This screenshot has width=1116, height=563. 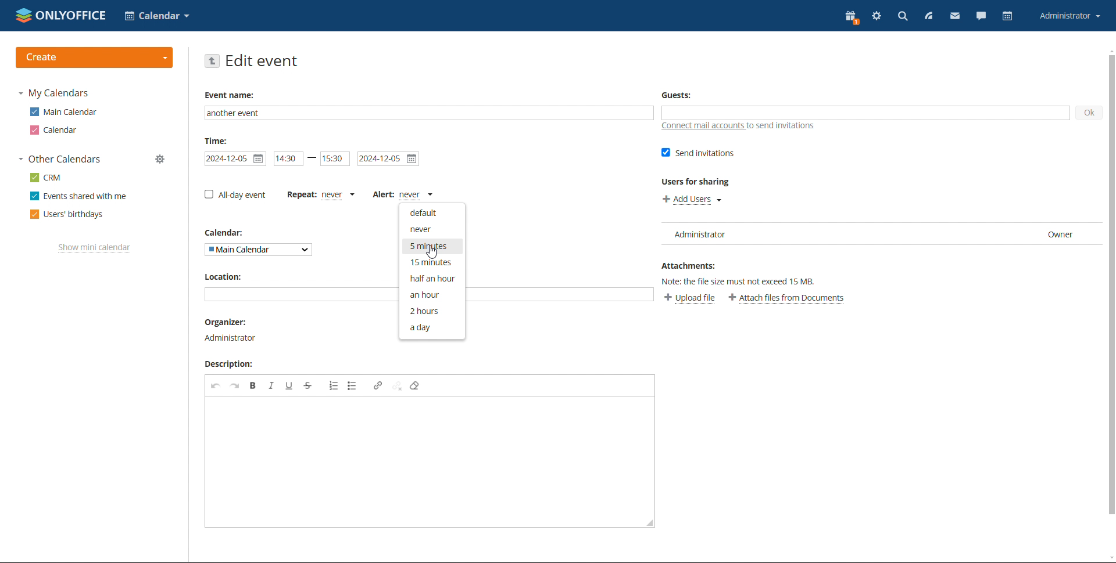 I want to click on end date, so click(x=389, y=159).